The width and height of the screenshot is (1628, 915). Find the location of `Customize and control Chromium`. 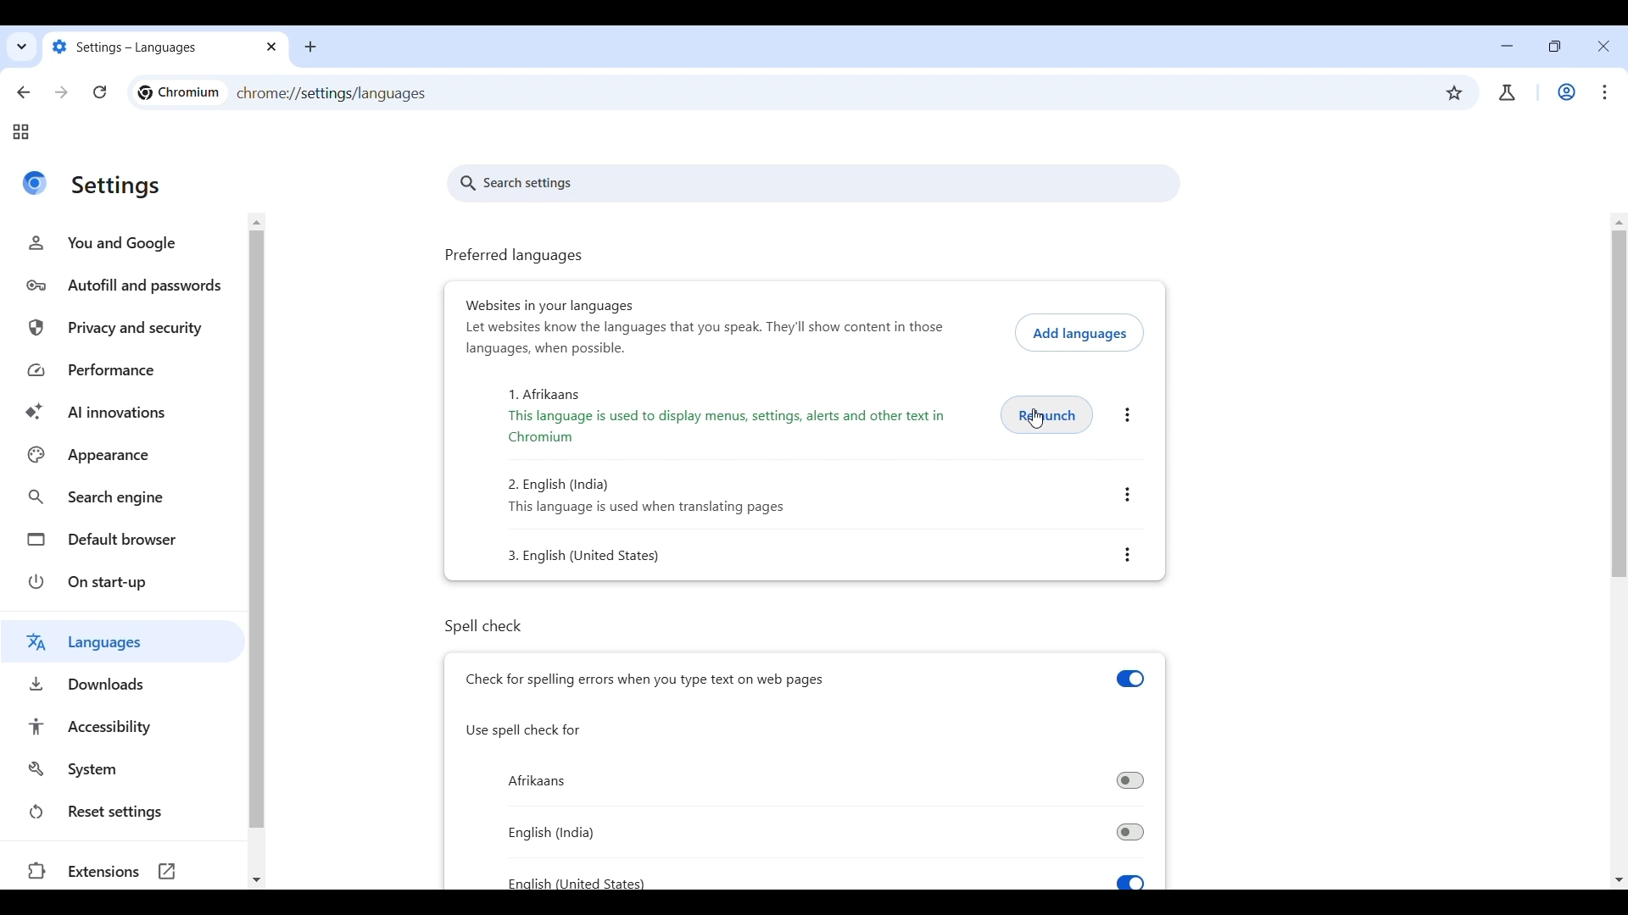

Customize and control Chromium is located at coordinates (1602, 91).